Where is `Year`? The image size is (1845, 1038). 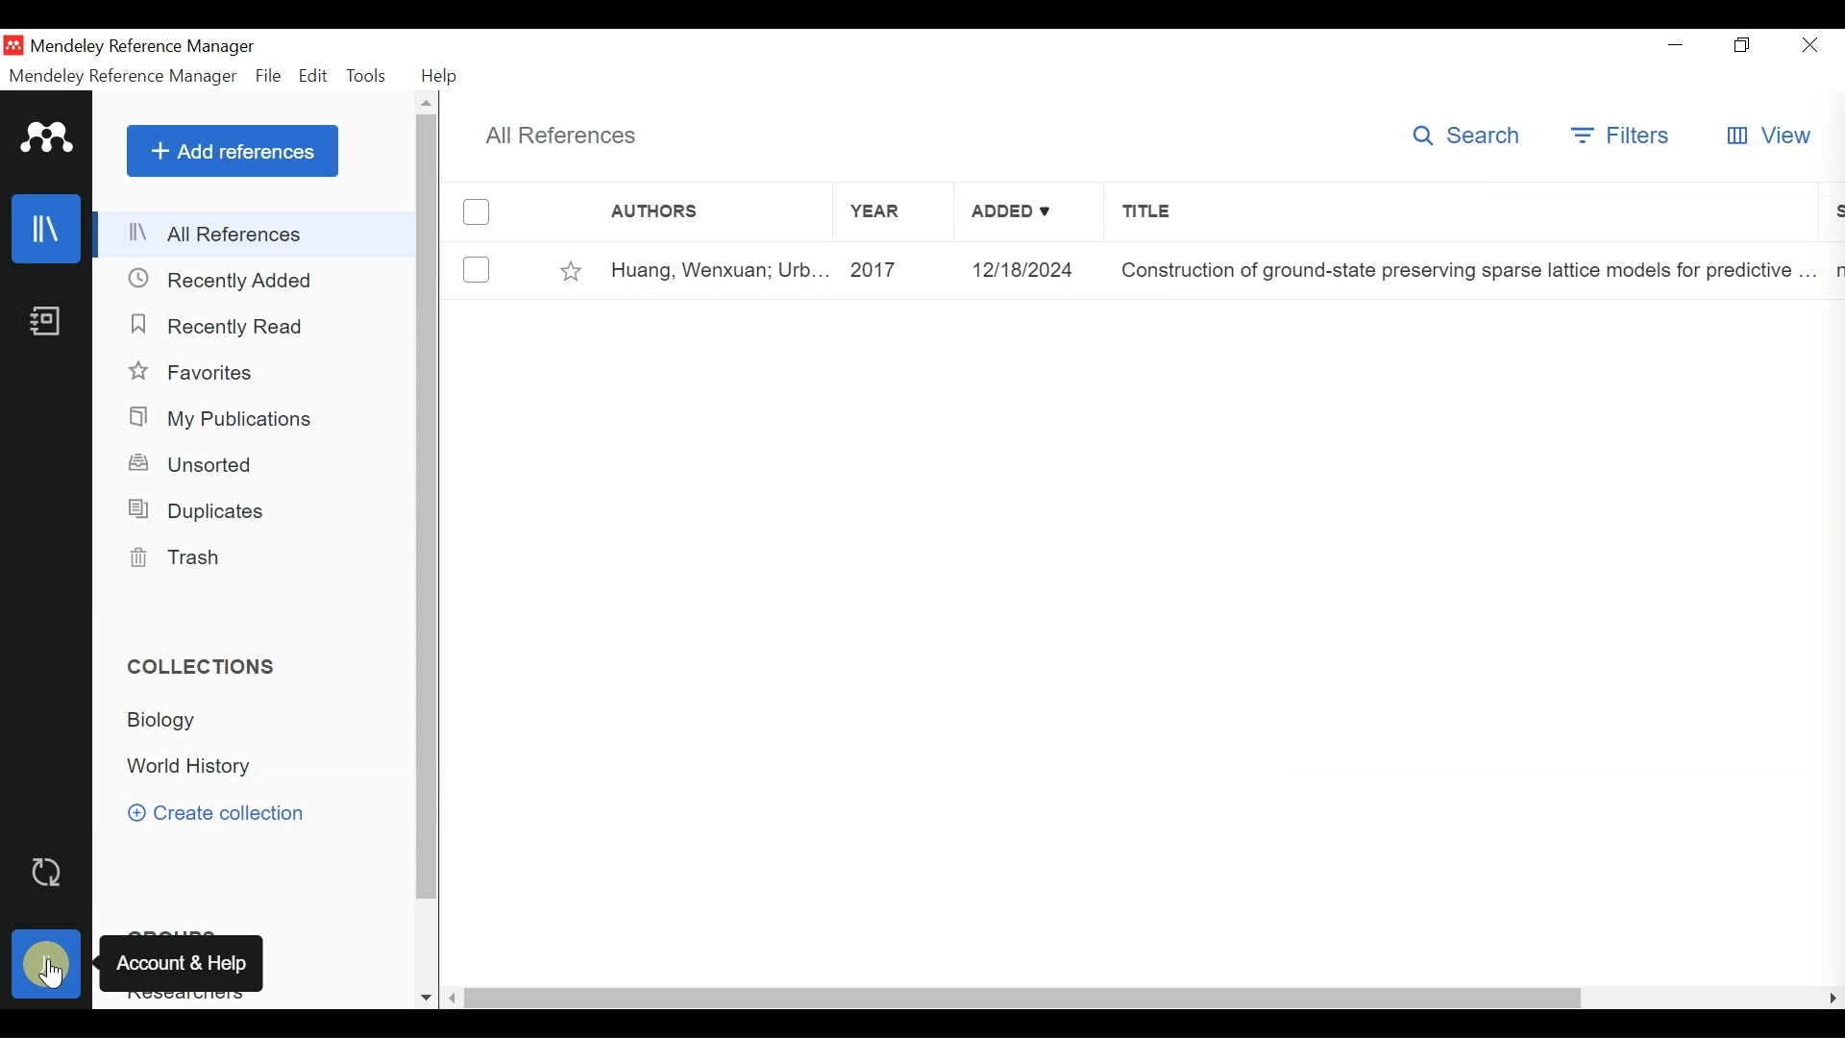
Year is located at coordinates (896, 218).